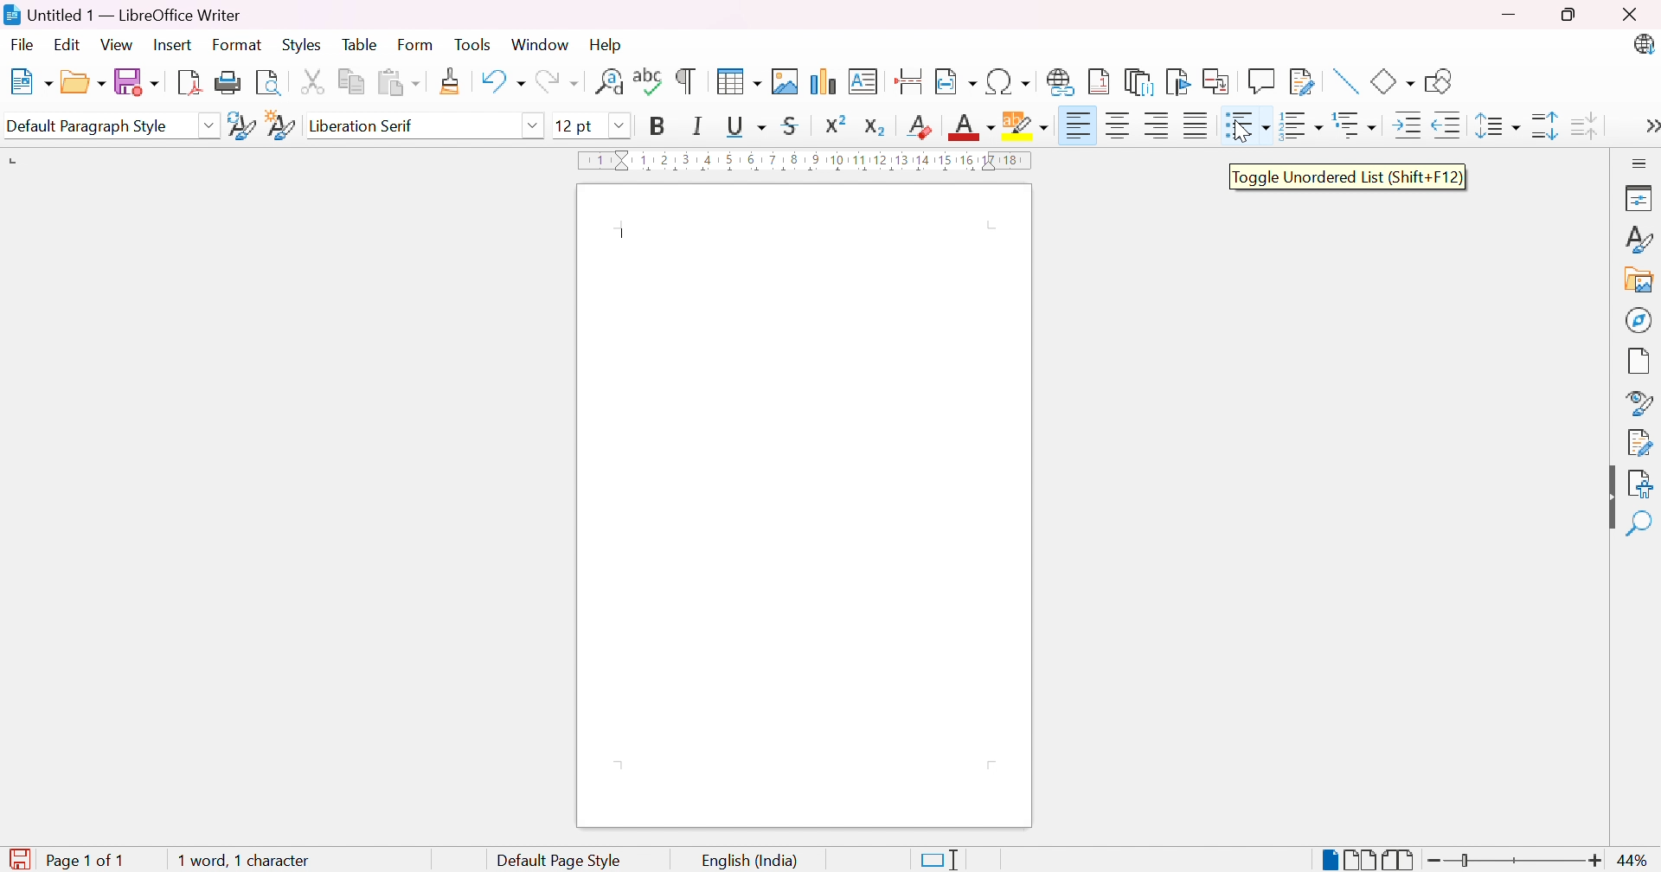 The height and width of the screenshot is (872, 1661). What do you see at coordinates (1082, 125) in the screenshot?
I see `Align right` at bounding box center [1082, 125].